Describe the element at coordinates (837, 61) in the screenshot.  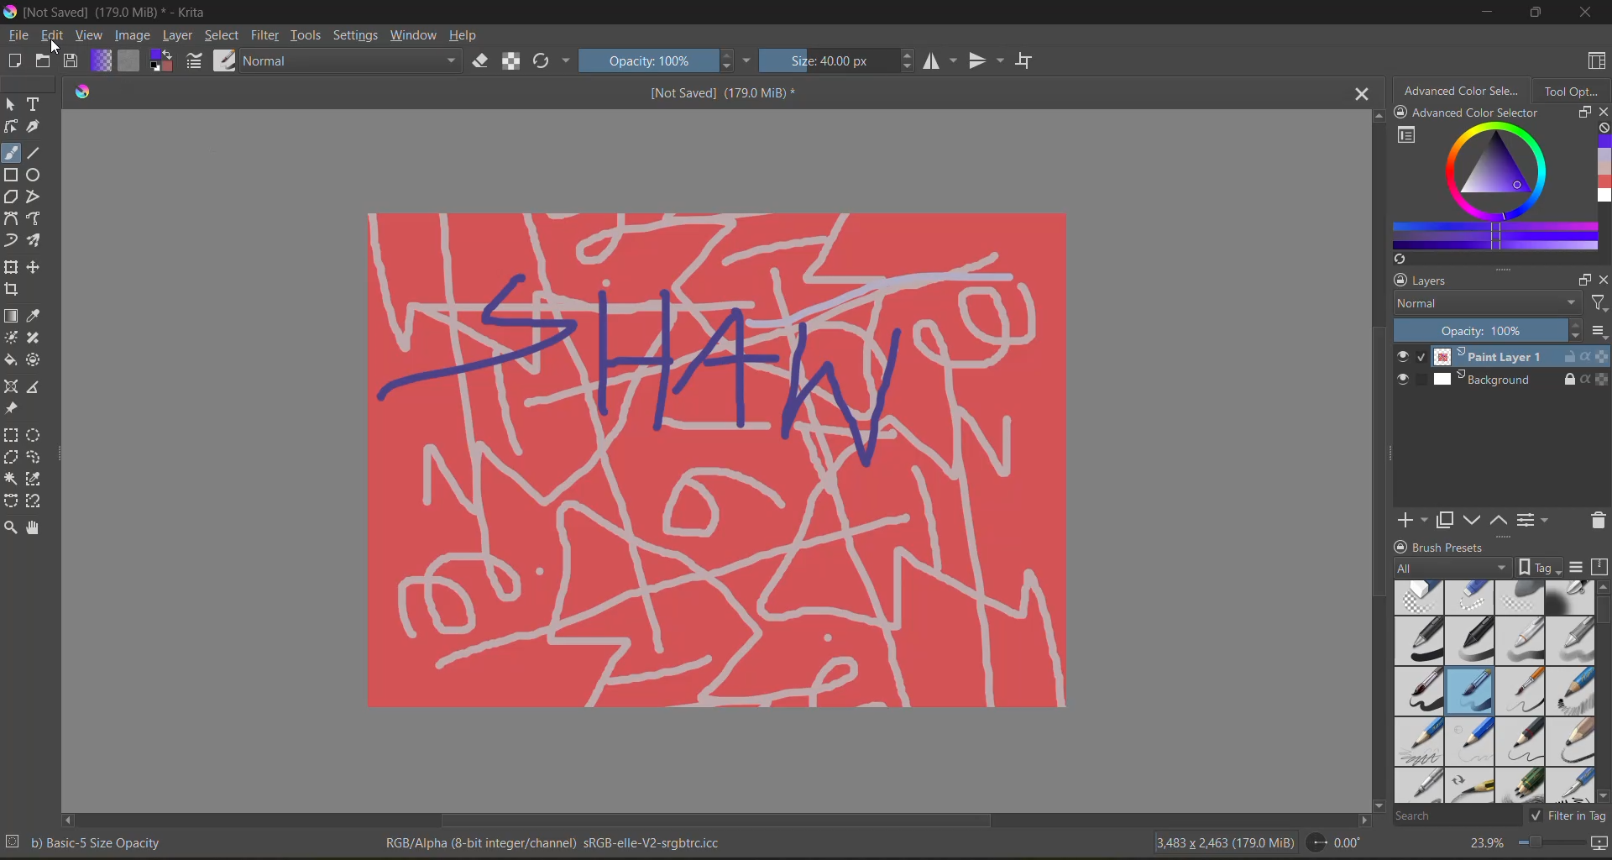
I see `Size: 40.00 px` at that location.